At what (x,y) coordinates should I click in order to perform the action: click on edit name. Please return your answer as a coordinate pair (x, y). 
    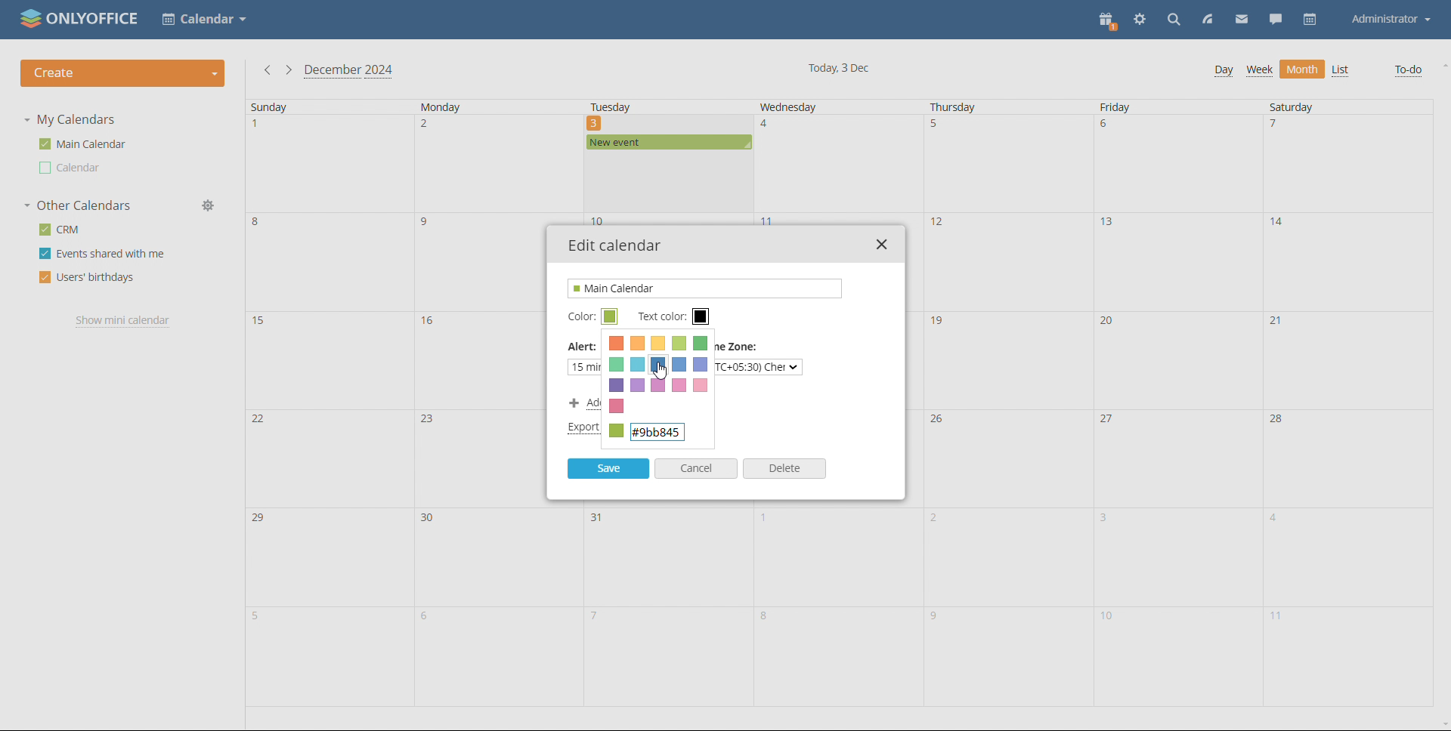
    Looking at the image, I should click on (705, 288).